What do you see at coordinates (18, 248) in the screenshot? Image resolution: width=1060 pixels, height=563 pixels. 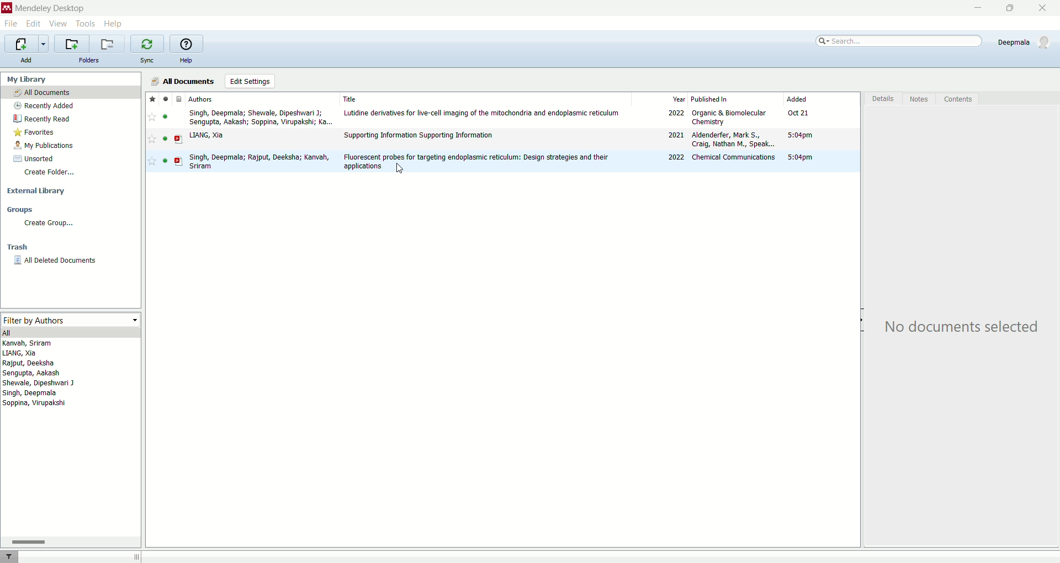 I see `trash` at bounding box center [18, 248].